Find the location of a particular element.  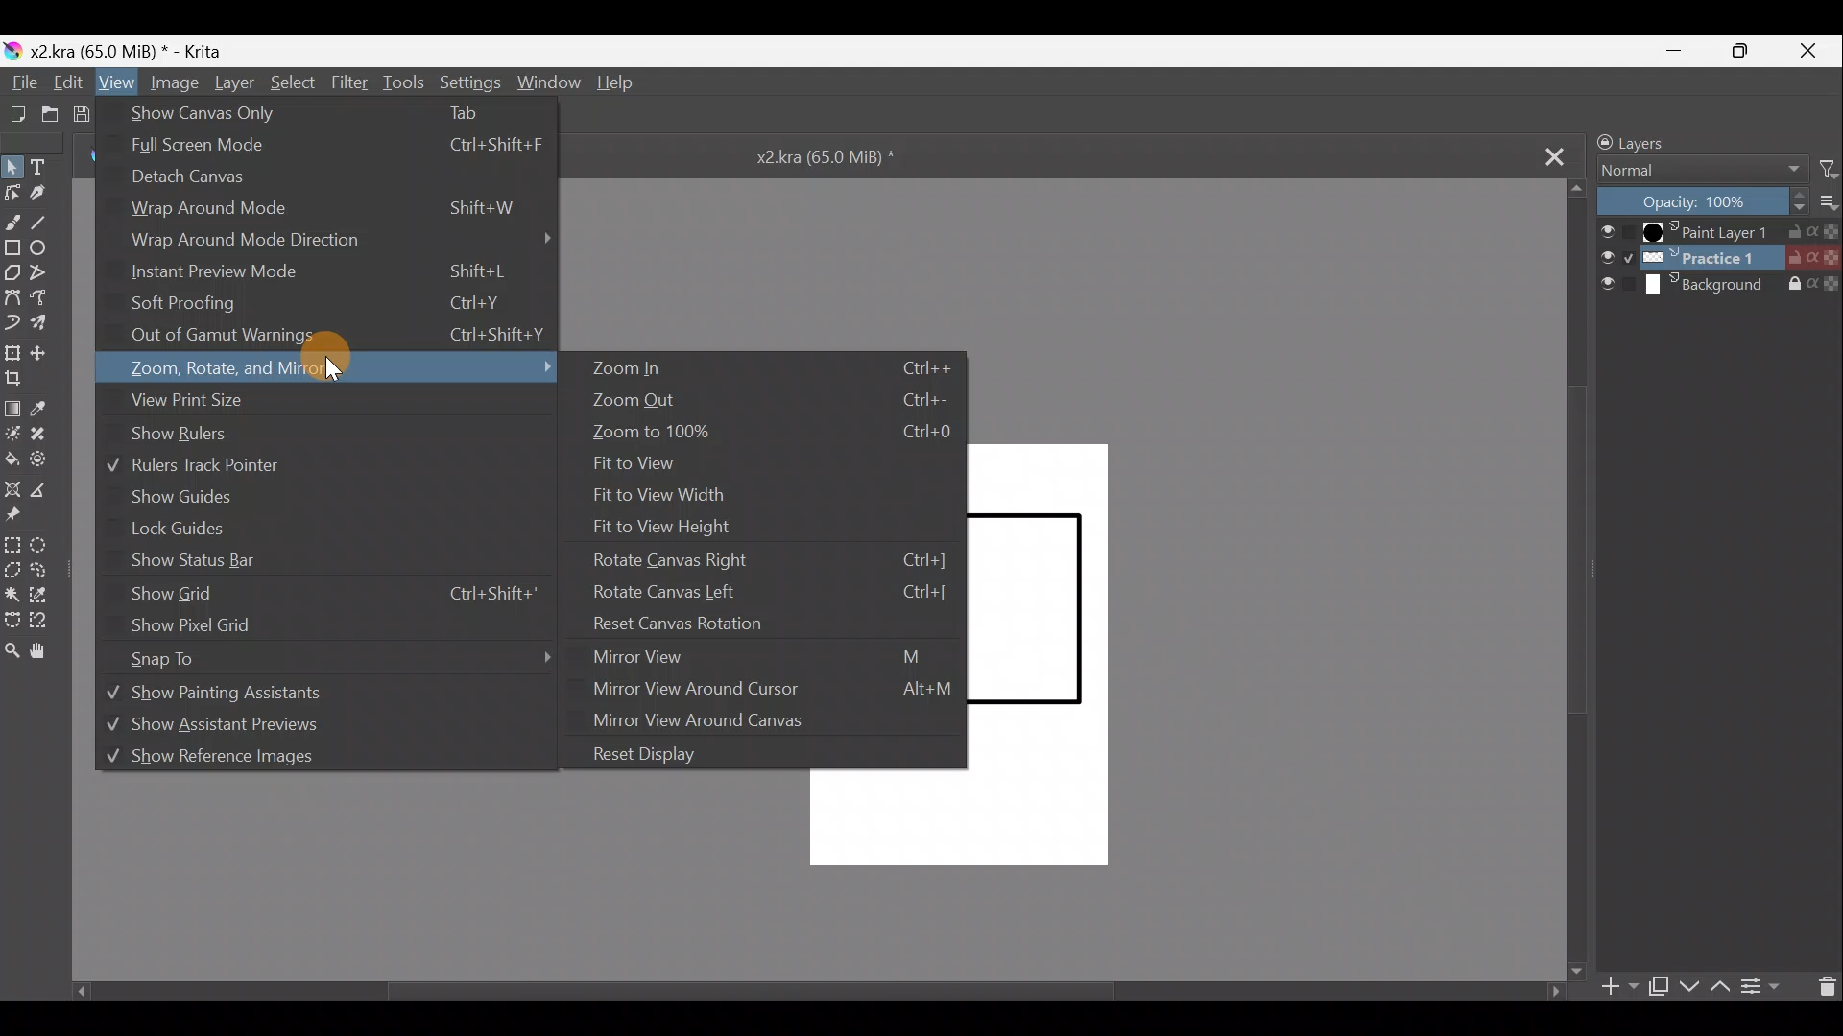

Text tool is located at coordinates (48, 164).